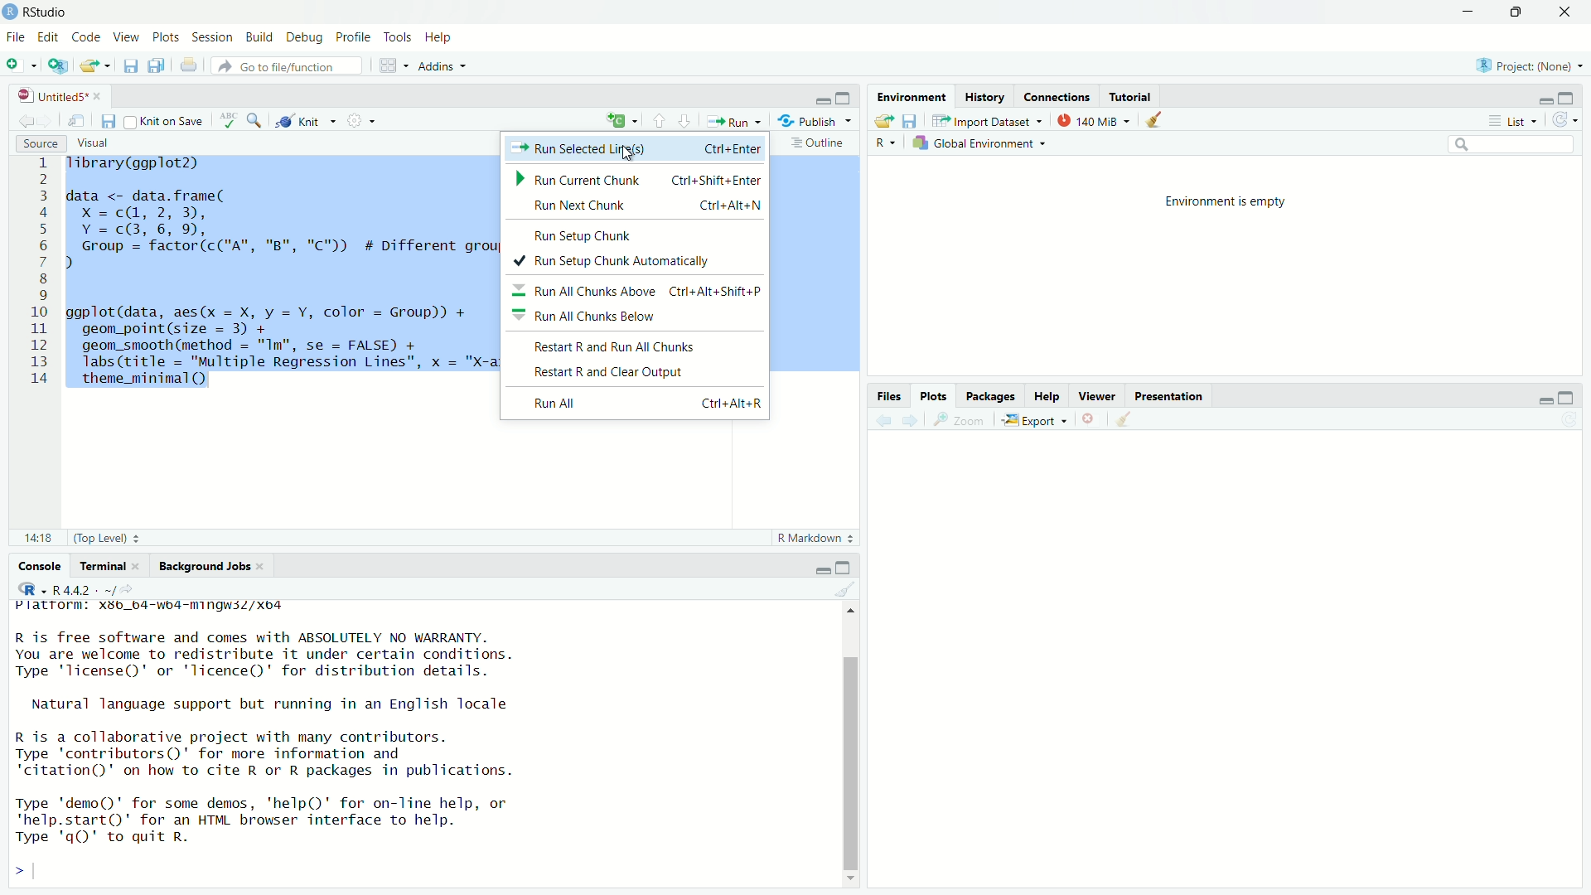  What do you see at coordinates (1540, 99) in the screenshot?
I see `minimise` at bounding box center [1540, 99].